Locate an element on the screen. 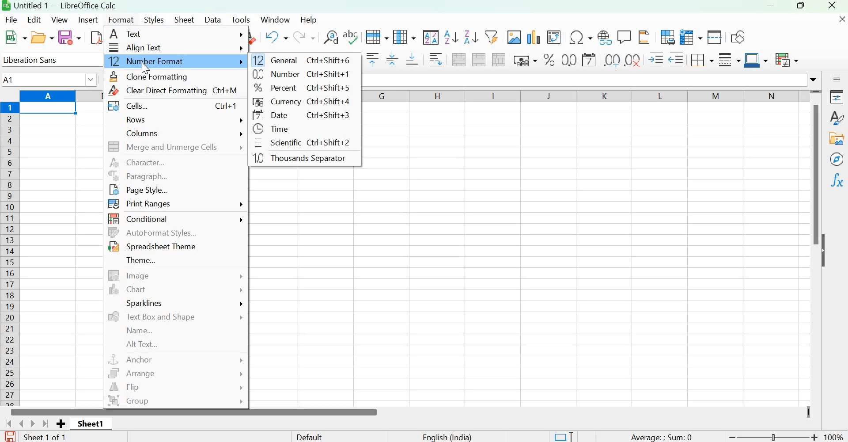 This screenshot has width=848, height=442. Group is located at coordinates (129, 400).